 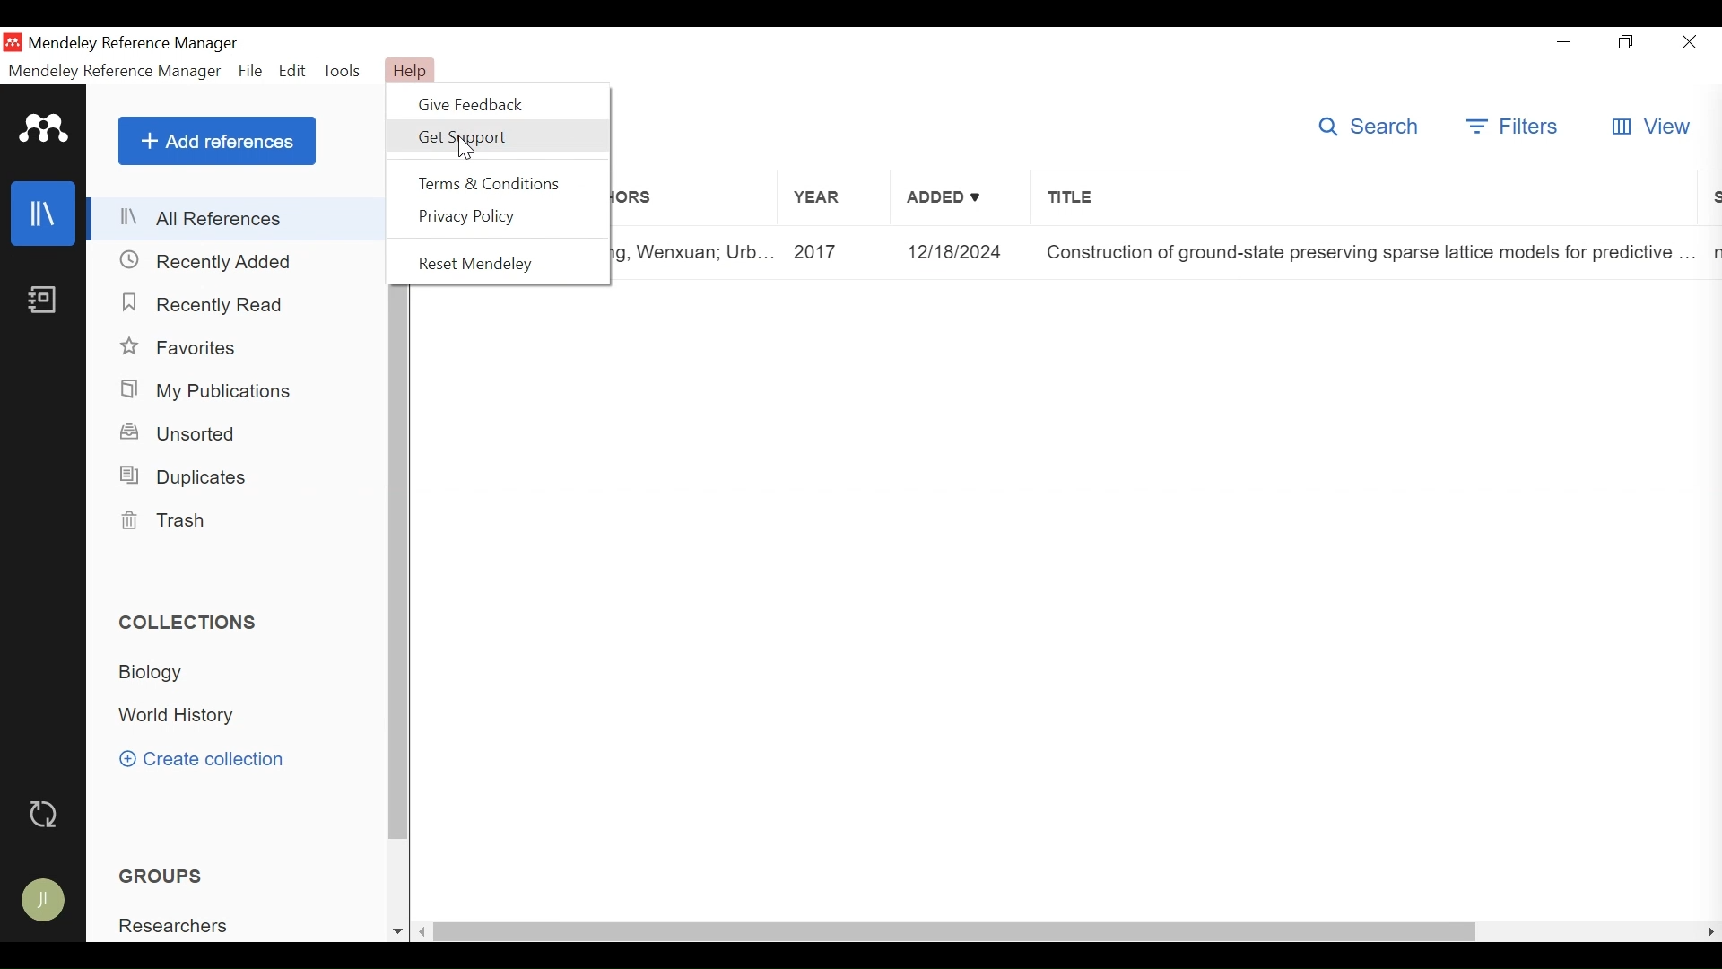 I want to click on Title, so click(x=1364, y=201).